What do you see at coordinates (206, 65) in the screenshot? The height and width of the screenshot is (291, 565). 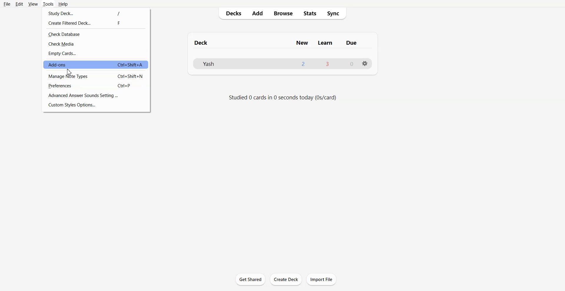 I see `yash` at bounding box center [206, 65].